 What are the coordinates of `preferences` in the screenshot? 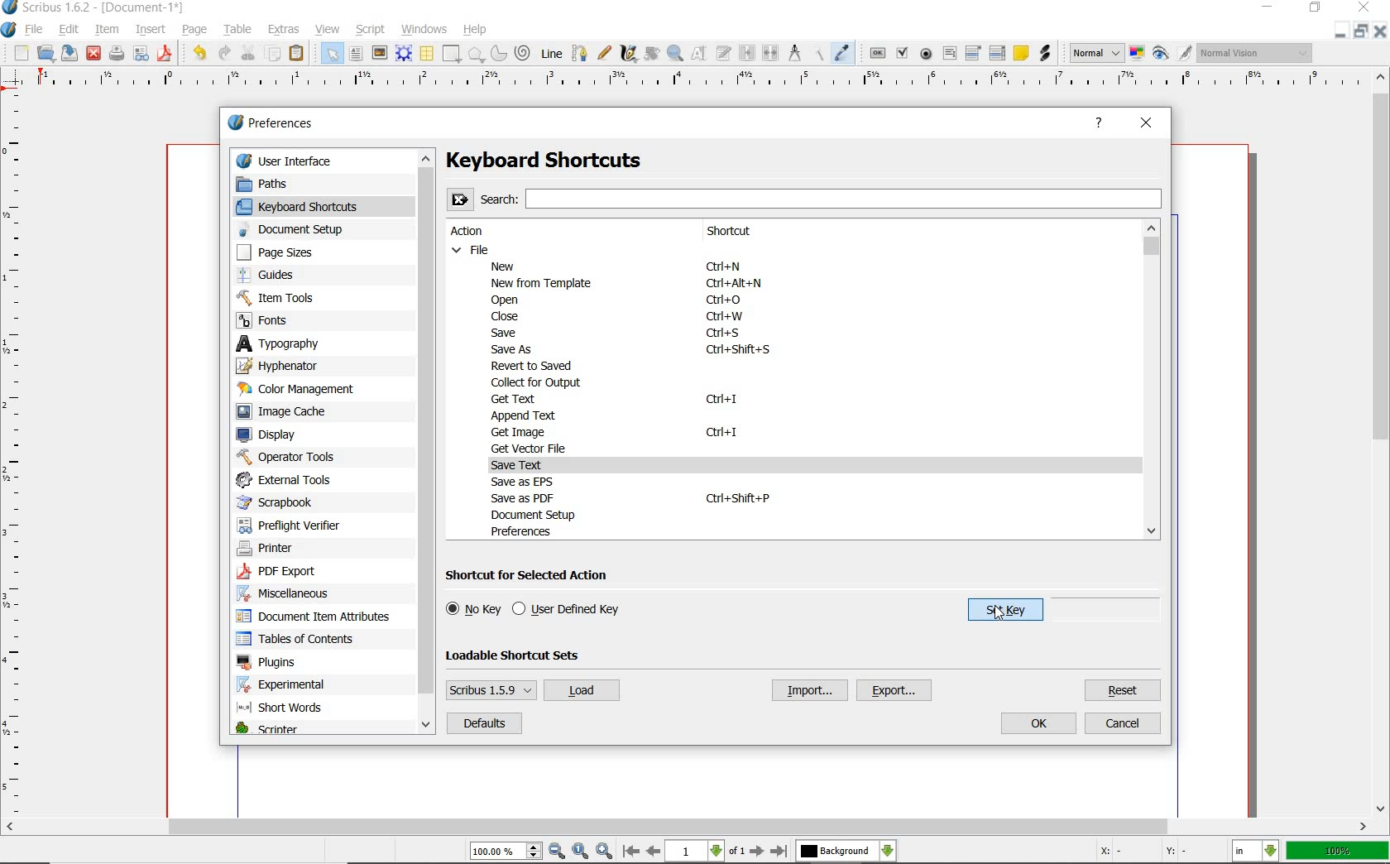 It's located at (526, 531).